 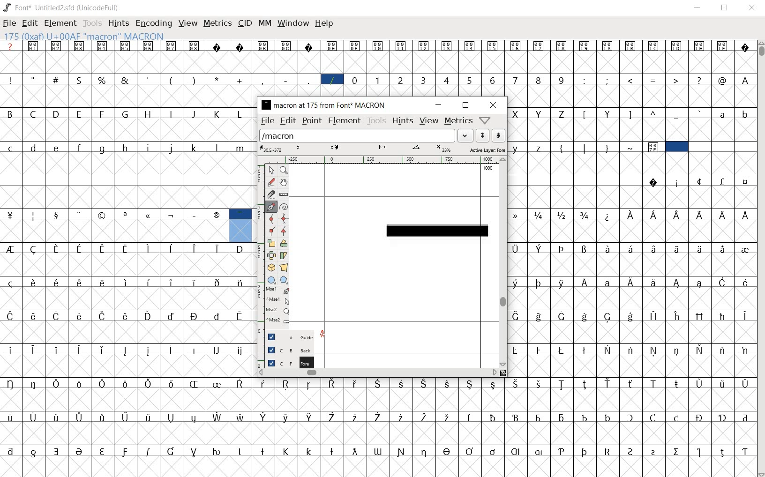 I want to click on pan, so click(x=284, y=182).